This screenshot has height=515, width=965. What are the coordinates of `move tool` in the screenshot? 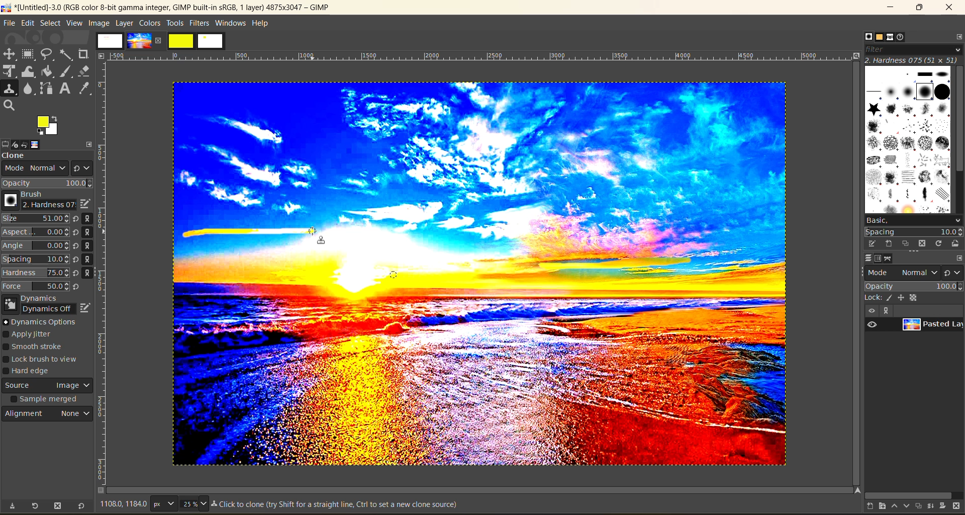 It's located at (10, 54).